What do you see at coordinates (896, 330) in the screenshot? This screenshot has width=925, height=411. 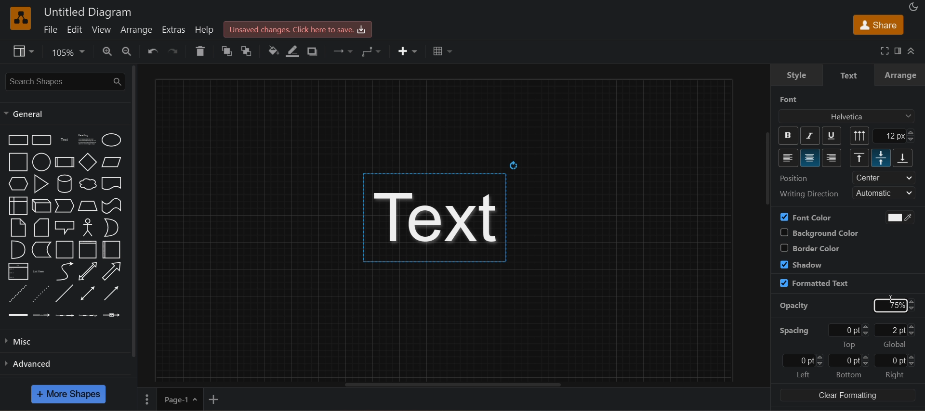 I see `2 pt` at bounding box center [896, 330].